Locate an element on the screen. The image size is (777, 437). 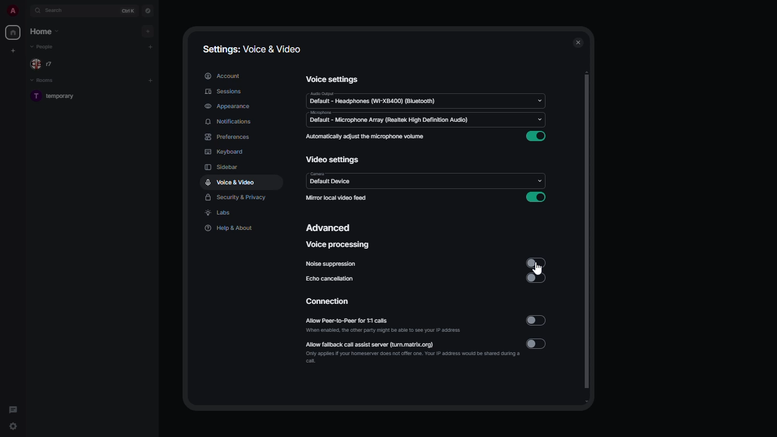
create new space is located at coordinates (14, 50).